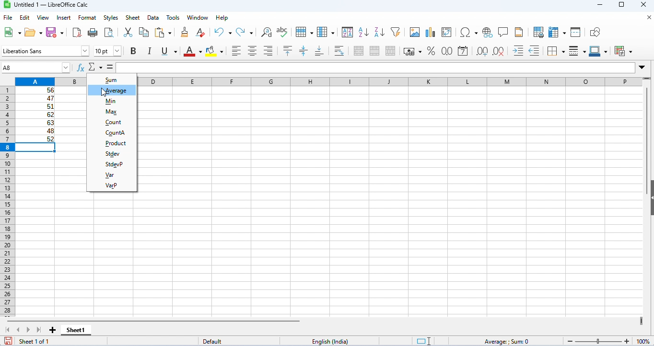 This screenshot has width=654, height=346. Describe the element at coordinates (39, 330) in the screenshot. I see `last sheet` at that location.